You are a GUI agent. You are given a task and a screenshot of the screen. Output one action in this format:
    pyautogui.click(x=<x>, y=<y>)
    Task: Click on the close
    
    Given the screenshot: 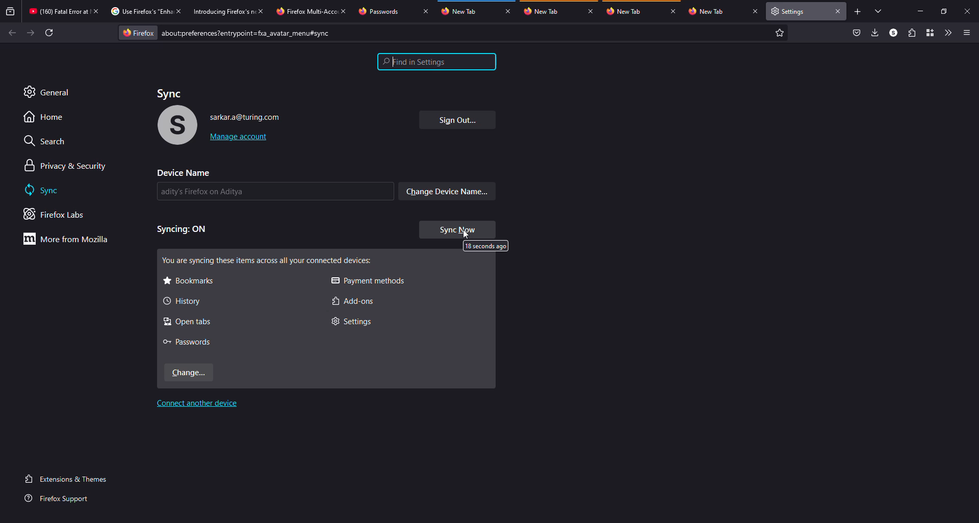 What is the action you would take?
    pyautogui.click(x=508, y=11)
    